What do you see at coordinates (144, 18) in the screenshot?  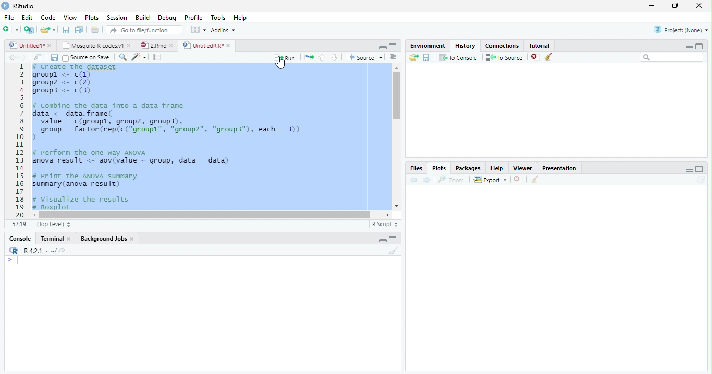 I see `Build` at bounding box center [144, 18].